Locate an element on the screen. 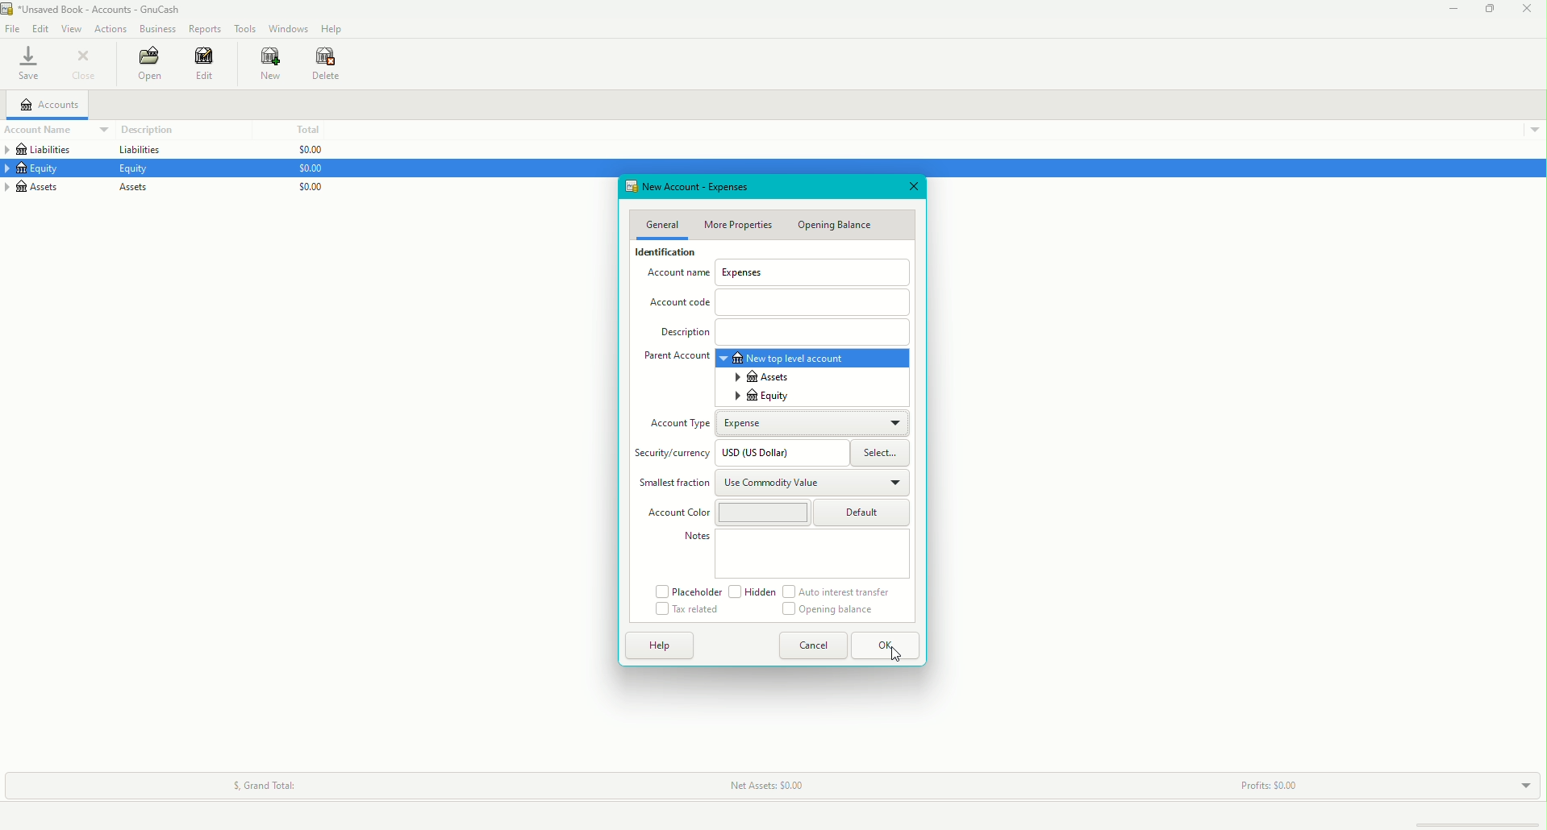 The width and height of the screenshot is (1547, 830). New is located at coordinates (267, 64).